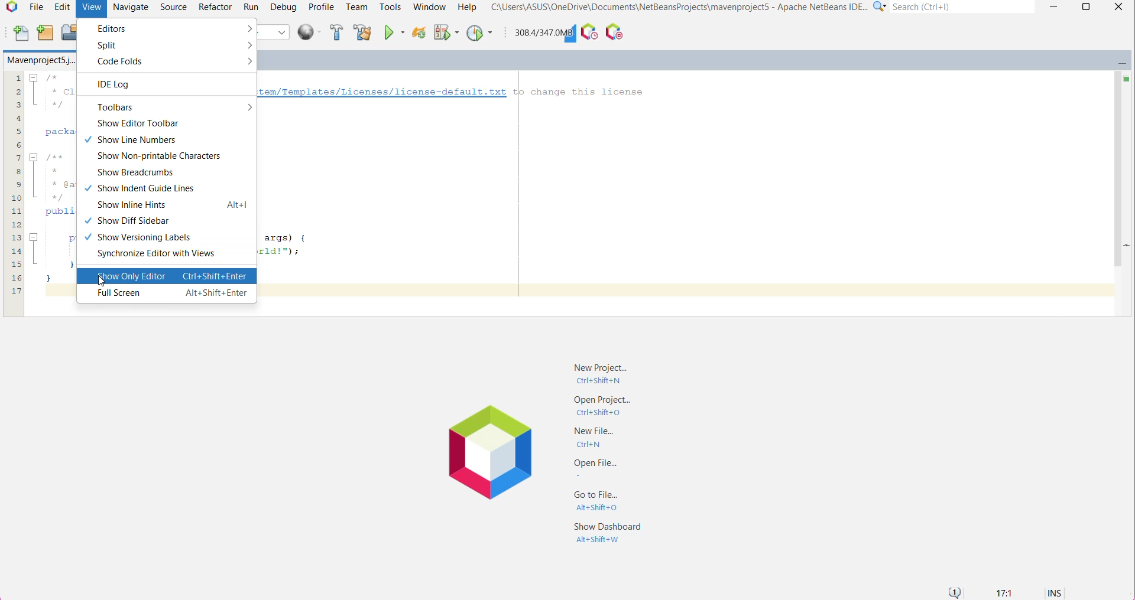 The image size is (1135, 600). I want to click on Show Breadcrumbs, so click(143, 173).